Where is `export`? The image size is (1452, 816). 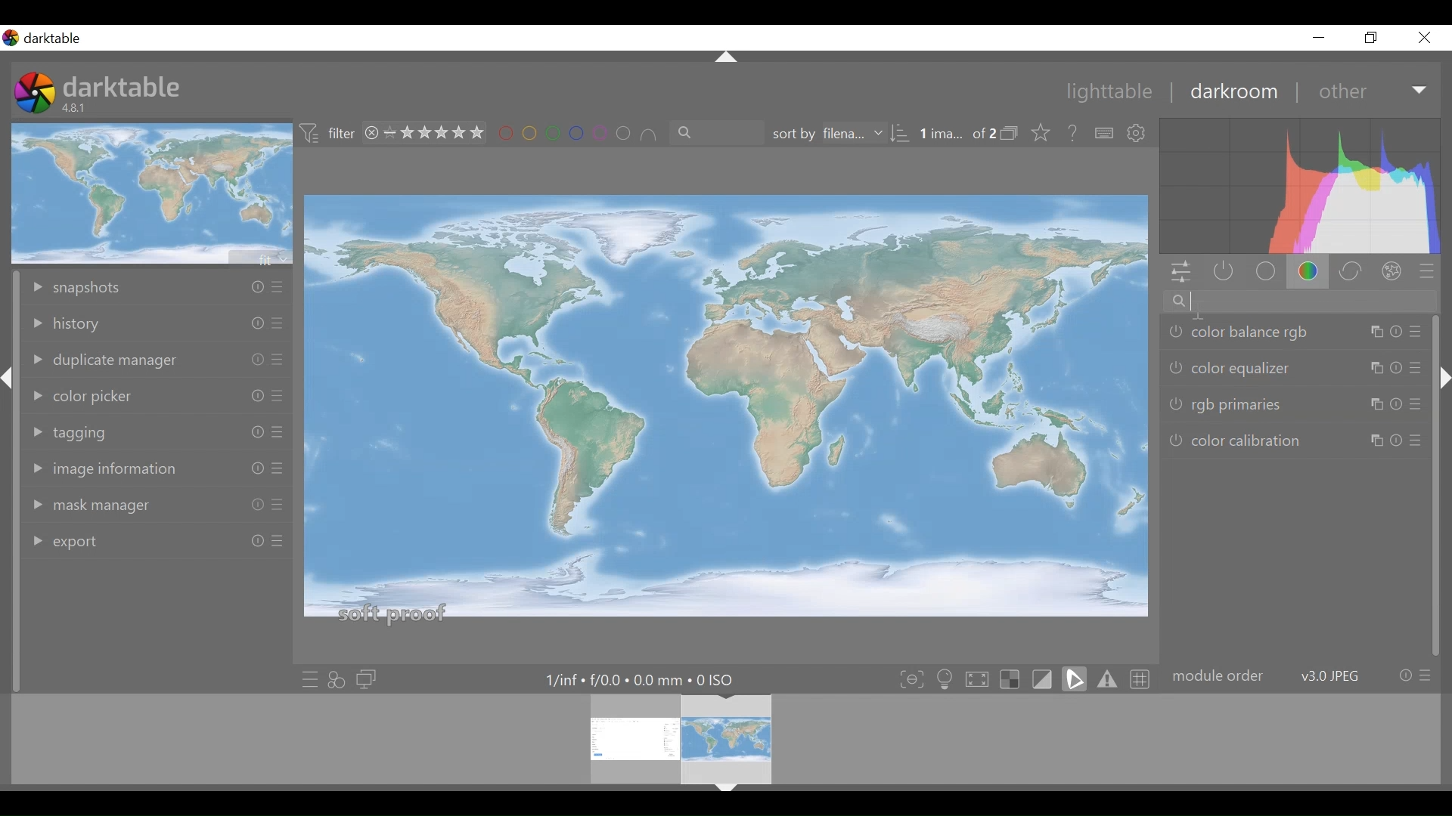
export is located at coordinates (106, 539).